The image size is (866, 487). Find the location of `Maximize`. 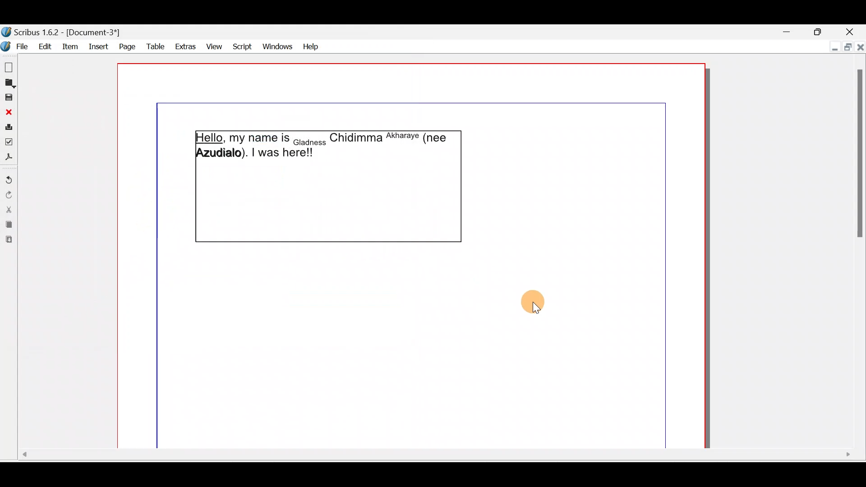

Maximize is located at coordinates (823, 31).